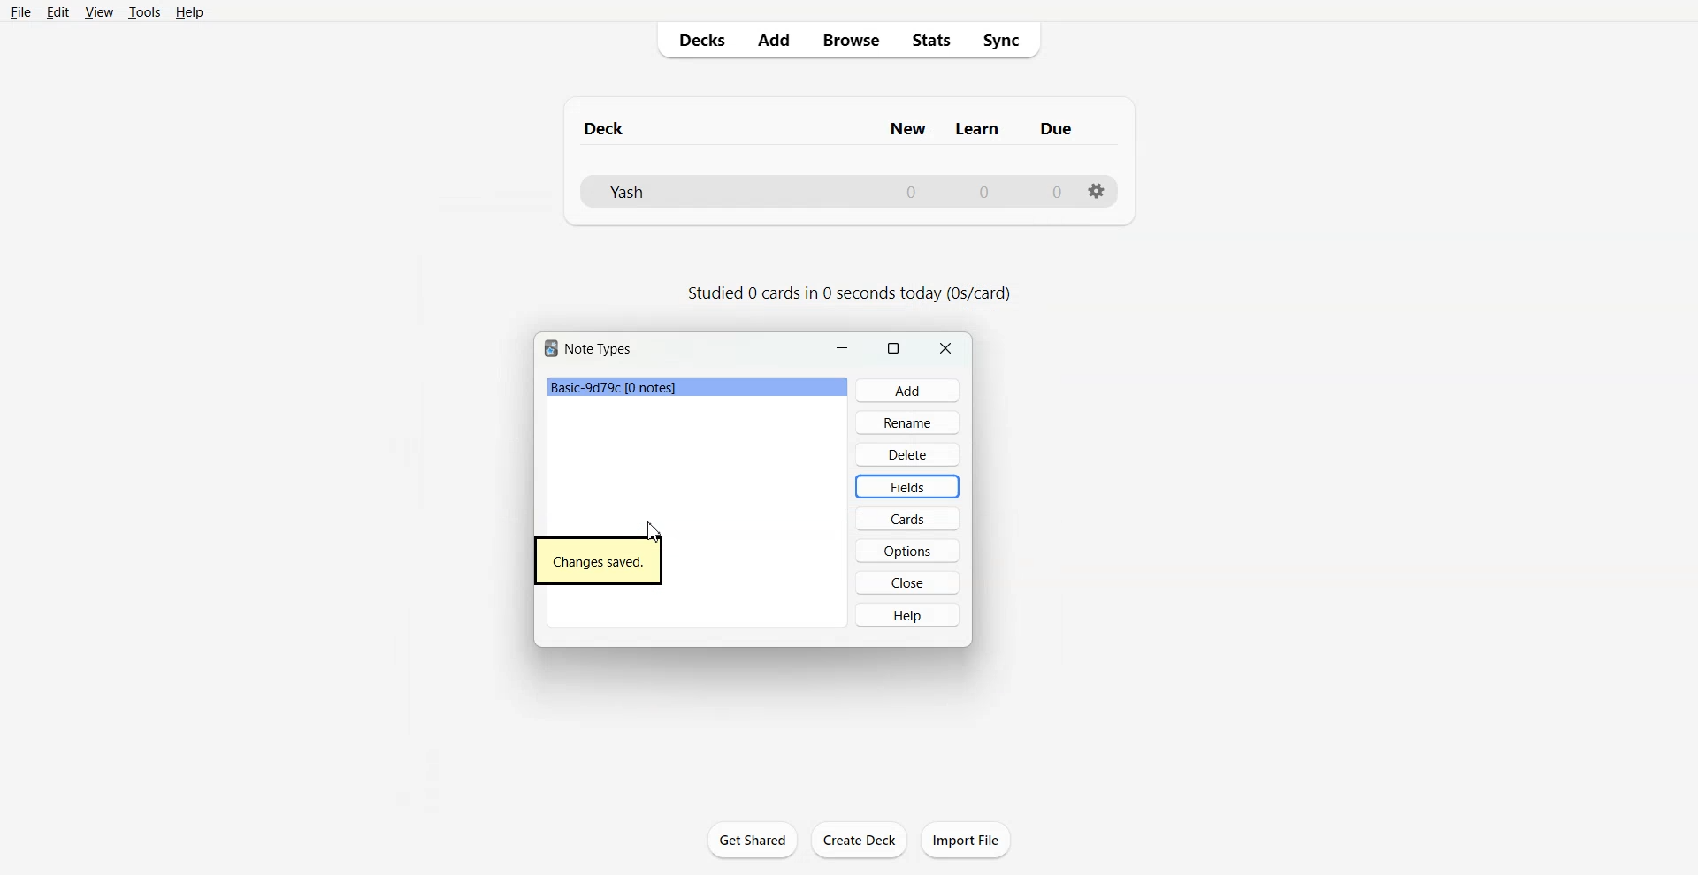 The width and height of the screenshot is (1698, 875). What do you see at coordinates (1056, 128) in the screenshot?
I see `Column name` at bounding box center [1056, 128].